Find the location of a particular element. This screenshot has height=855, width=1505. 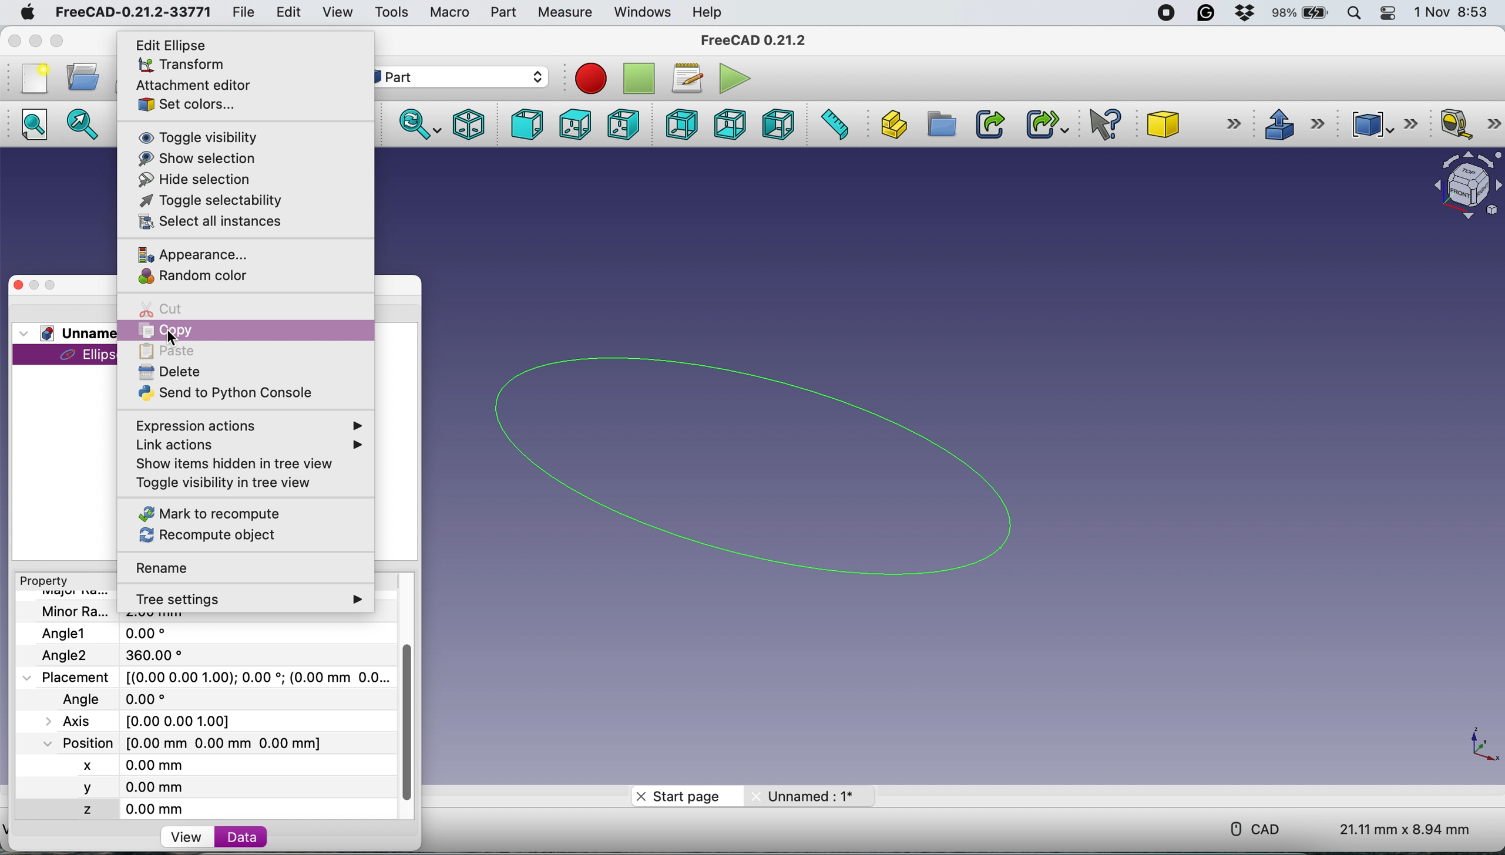

tree settings is located at coordinates (248, 599).